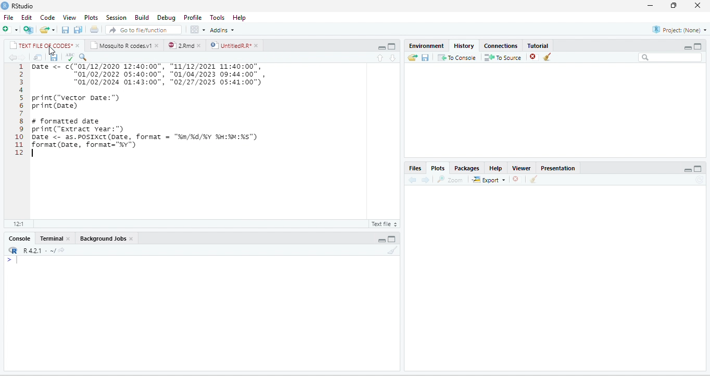 Image resolution: width=710 pixels, height=376 pixels. What do you see at coordinates (18, 224) in the screenshot?
I see `12:1` at bounding box center [18, 224].